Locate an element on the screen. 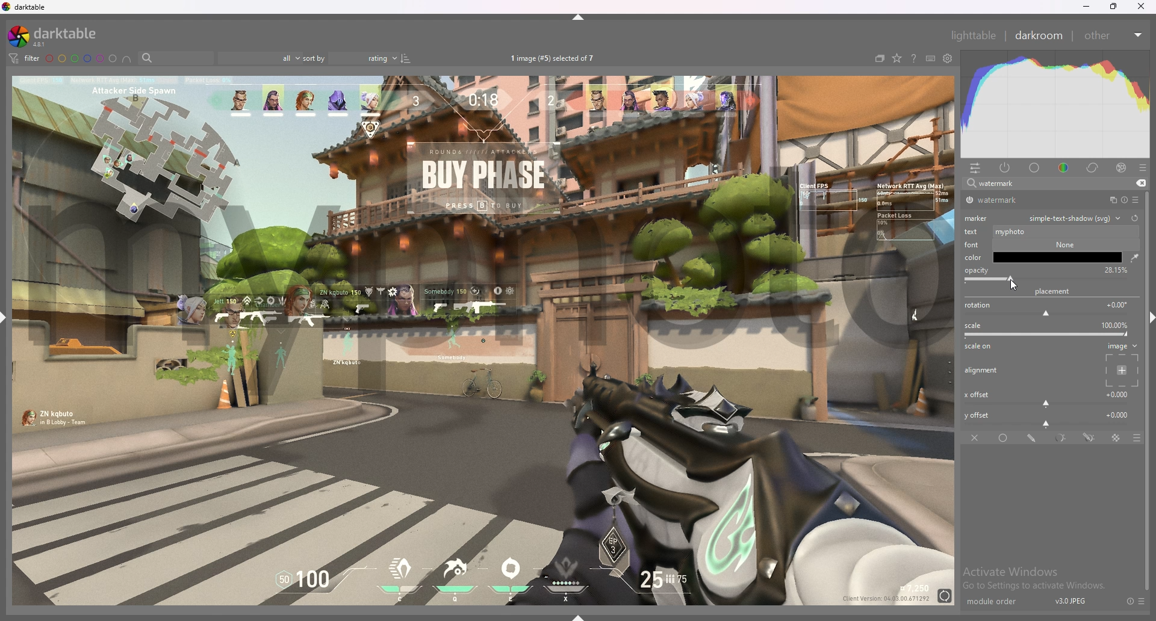 The image size is (1156, 621). parametric mask is located at coordinates (1062, 438).